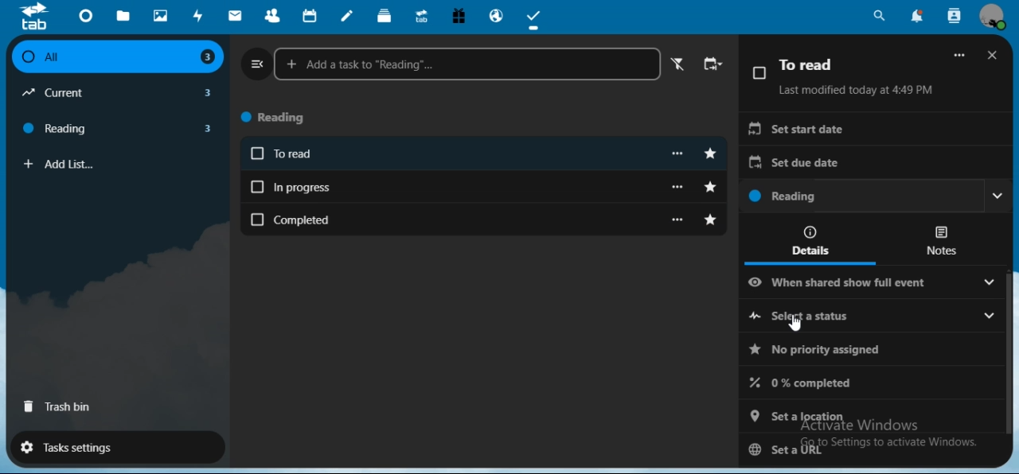  I want to click on more, so click(680, 185).